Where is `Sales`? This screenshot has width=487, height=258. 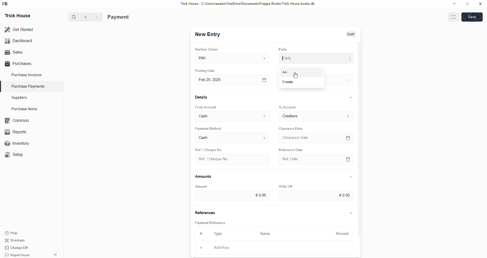 Sales is located at coordinates (13, 52).